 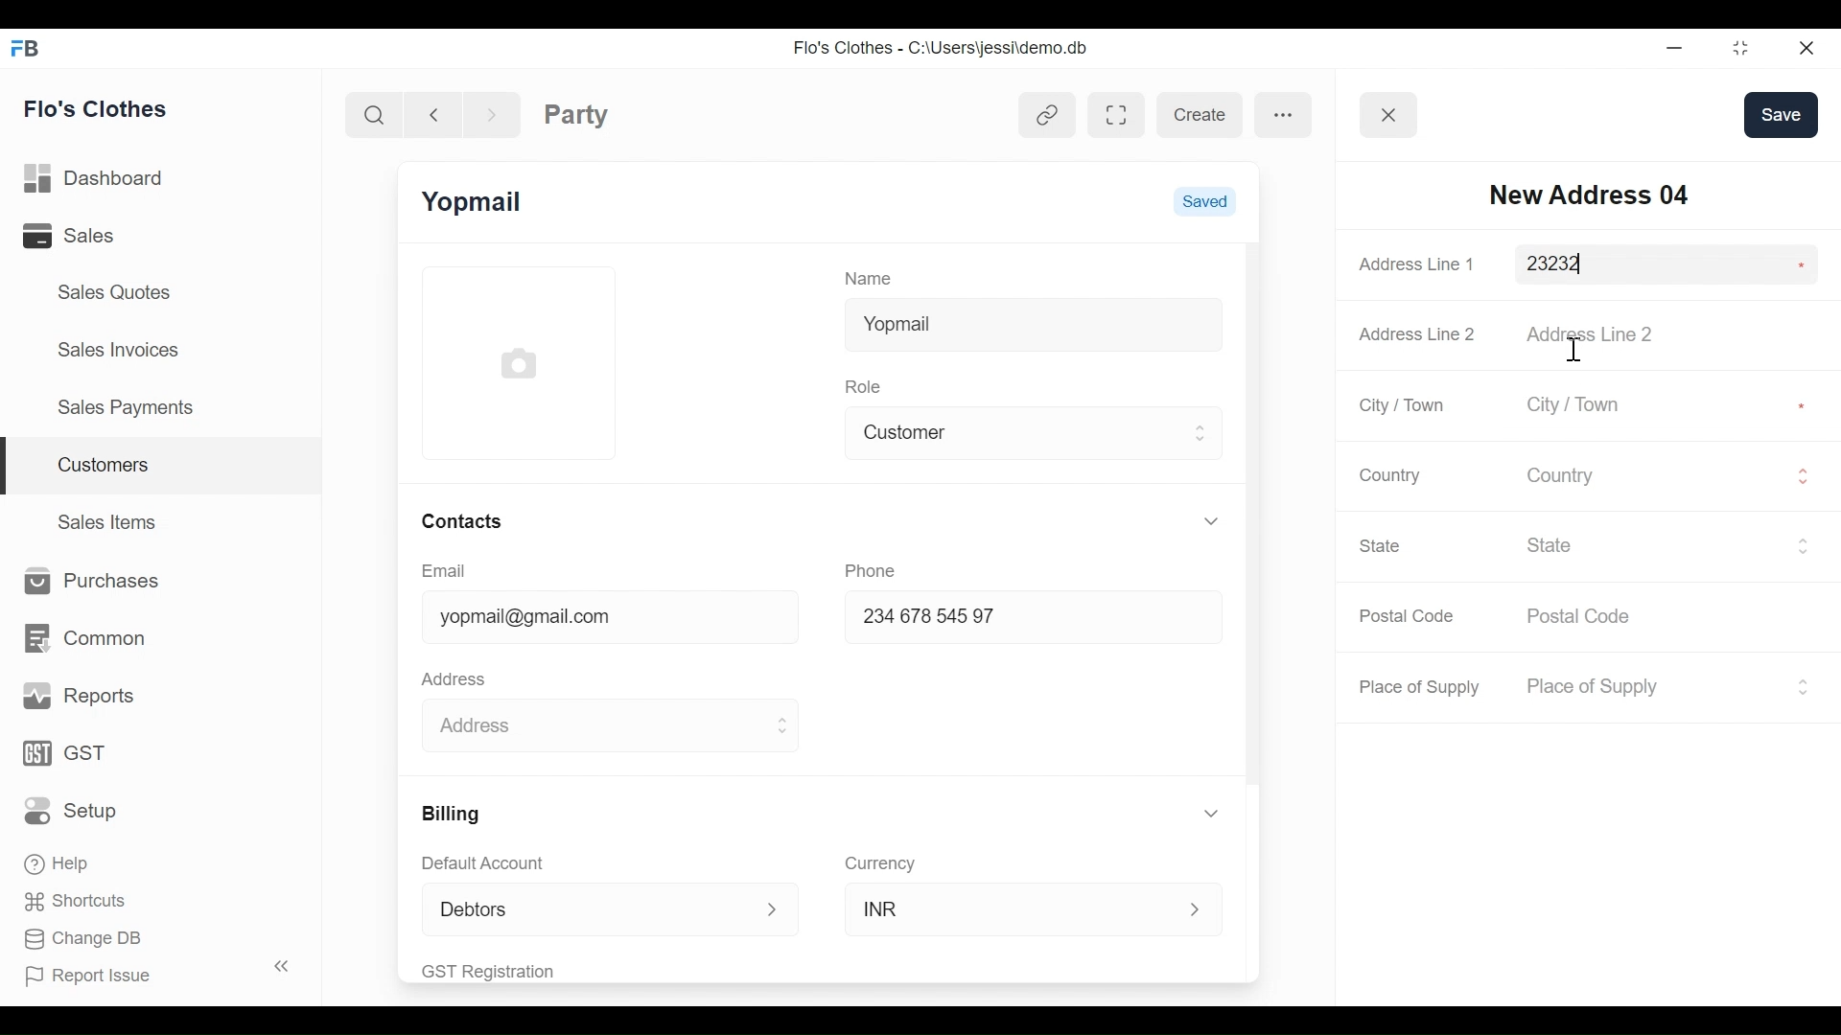 I want to click on Address Line 1, so click(x=1419, y=264).